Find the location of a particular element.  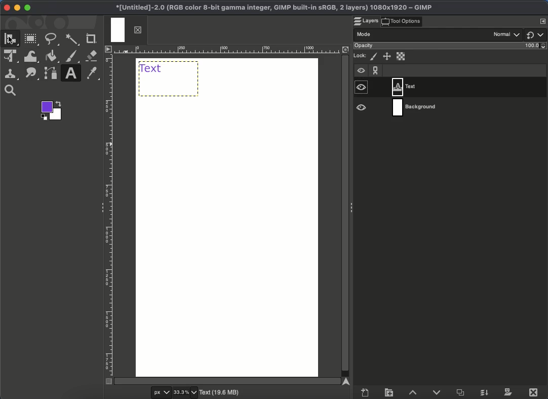

Ruler is located at coordinates (108, 214).